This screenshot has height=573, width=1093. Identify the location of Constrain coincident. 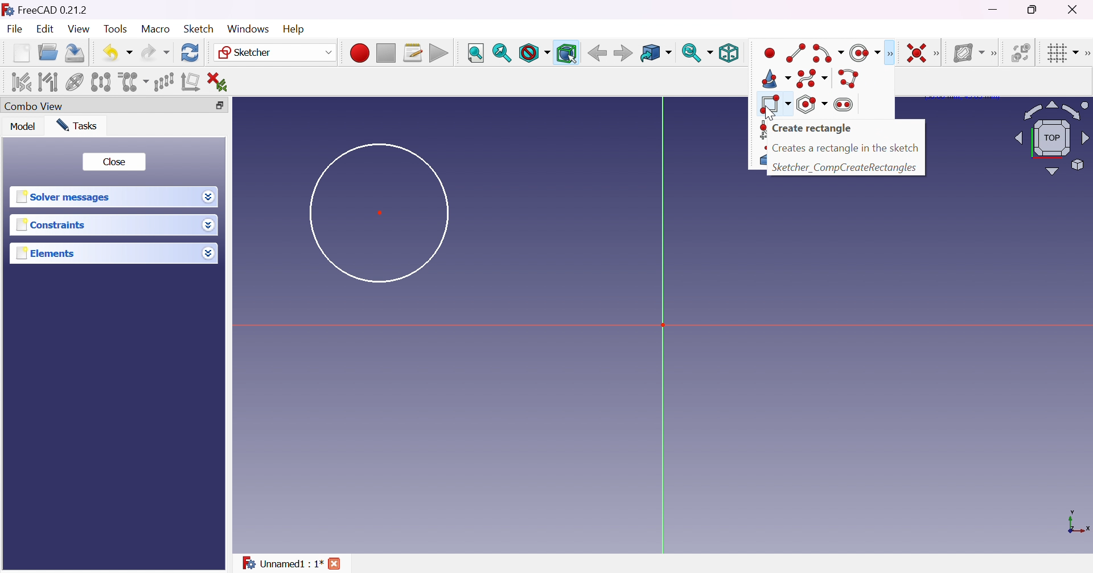
(915, 53).